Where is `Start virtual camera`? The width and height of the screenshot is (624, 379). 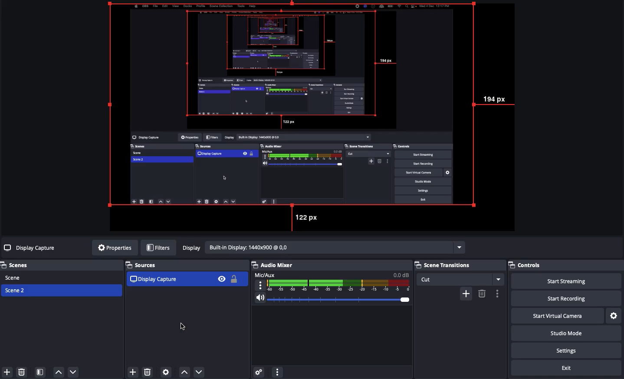 Start virtual camera is located at coordinates (556, 315).